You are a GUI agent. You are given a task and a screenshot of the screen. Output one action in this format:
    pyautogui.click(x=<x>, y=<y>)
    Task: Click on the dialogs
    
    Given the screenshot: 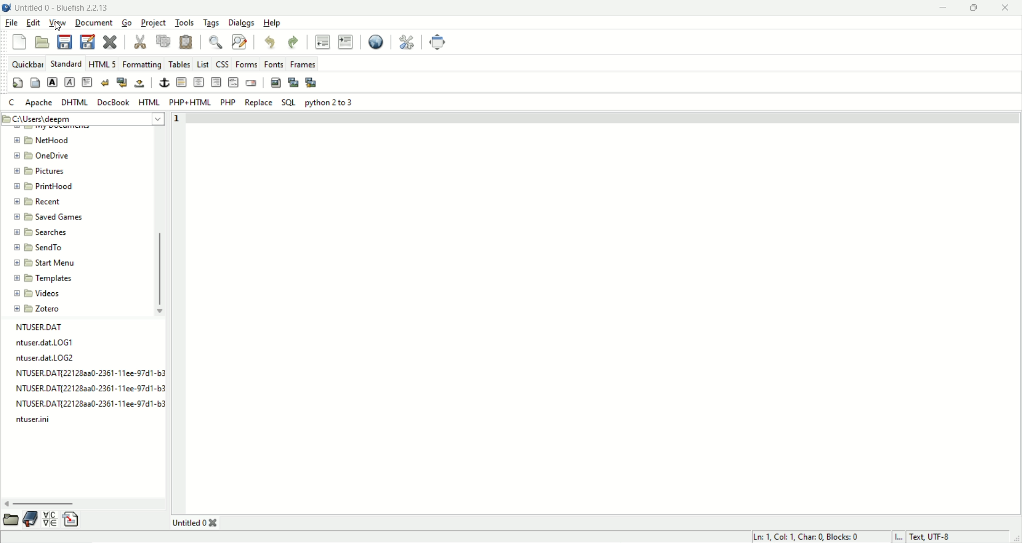 What is the action you would take?
    pyautogui.click(x=241, y=22)
    